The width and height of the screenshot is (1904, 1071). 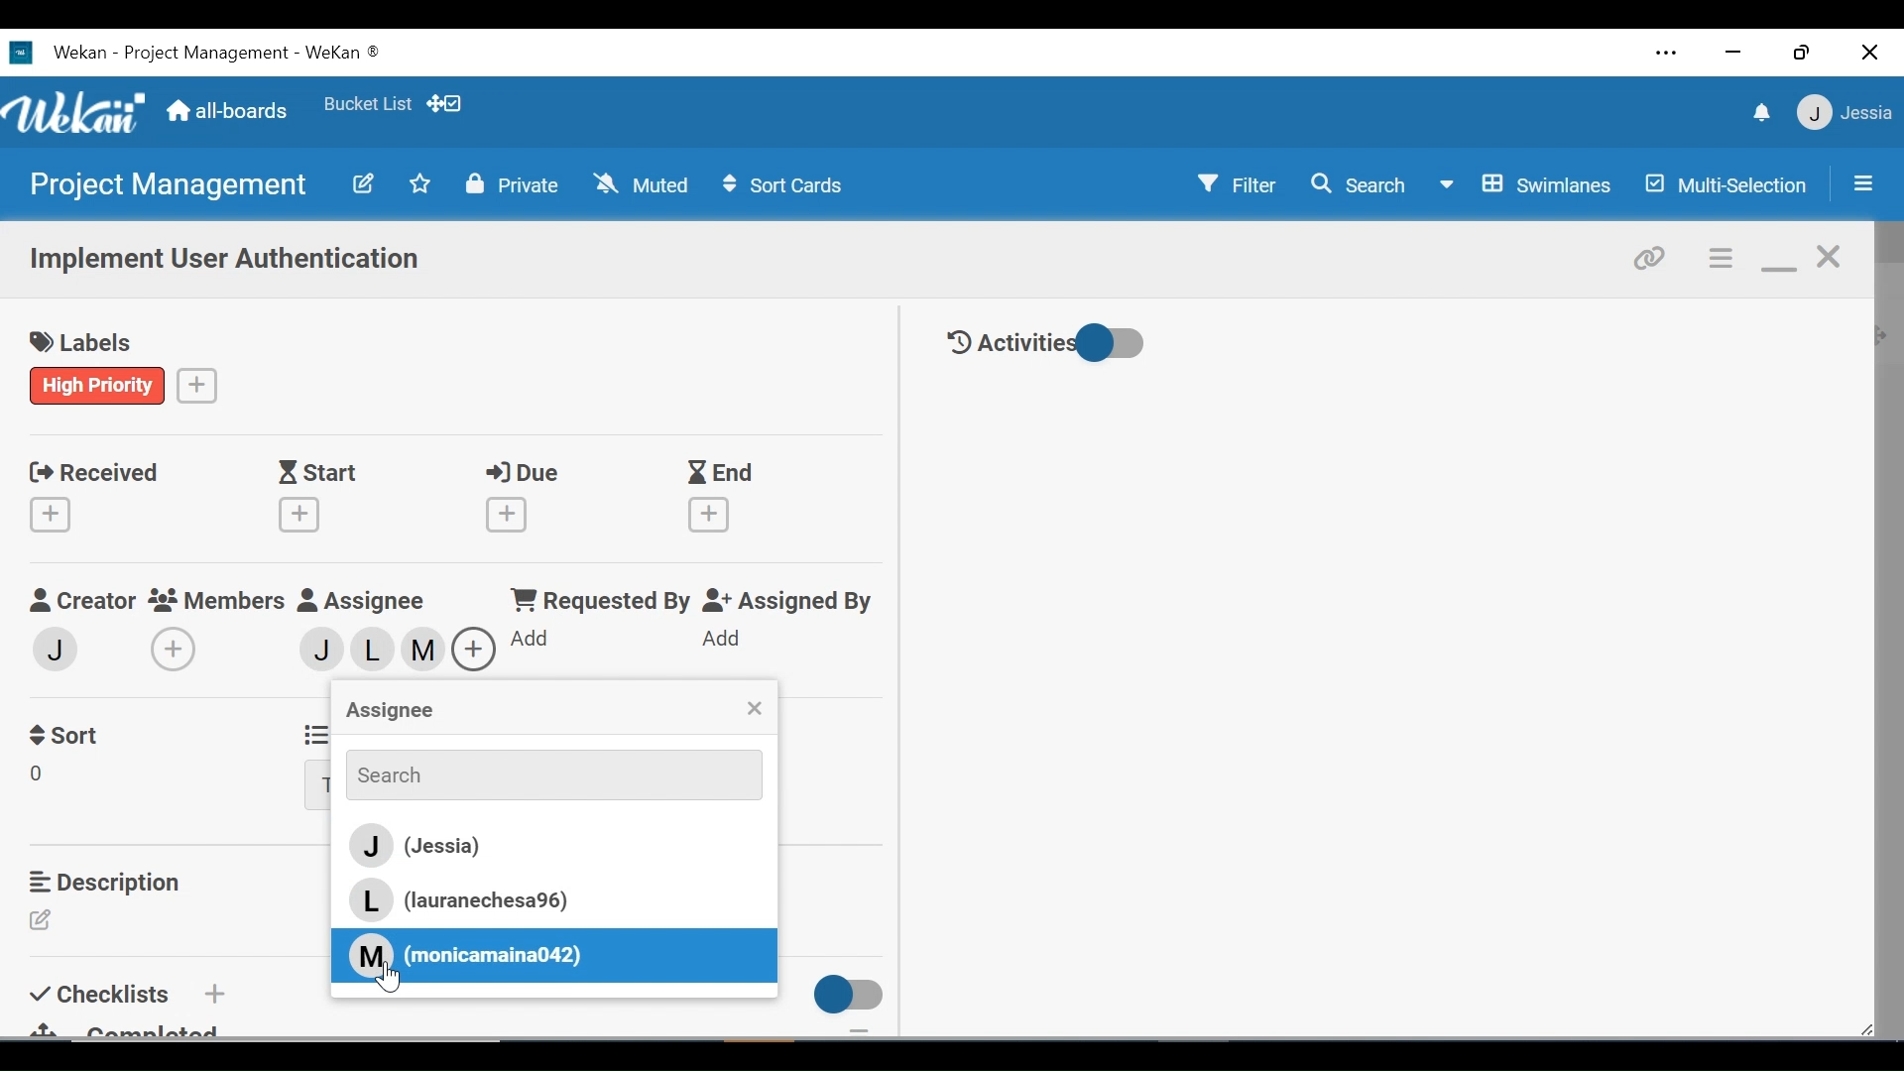 What do you see at coordinates (246, 50) in the screenshot?
I see `Wekan - project management - wekan` at bounding box center [246, 50].